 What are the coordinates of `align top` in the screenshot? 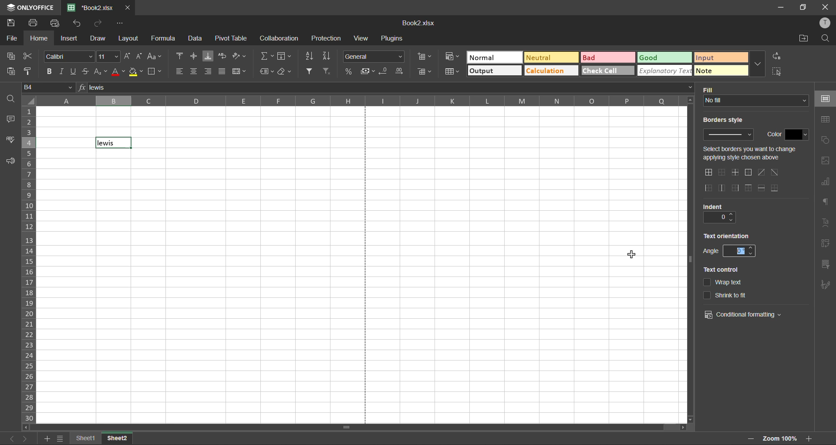 It's located at (181, 57).